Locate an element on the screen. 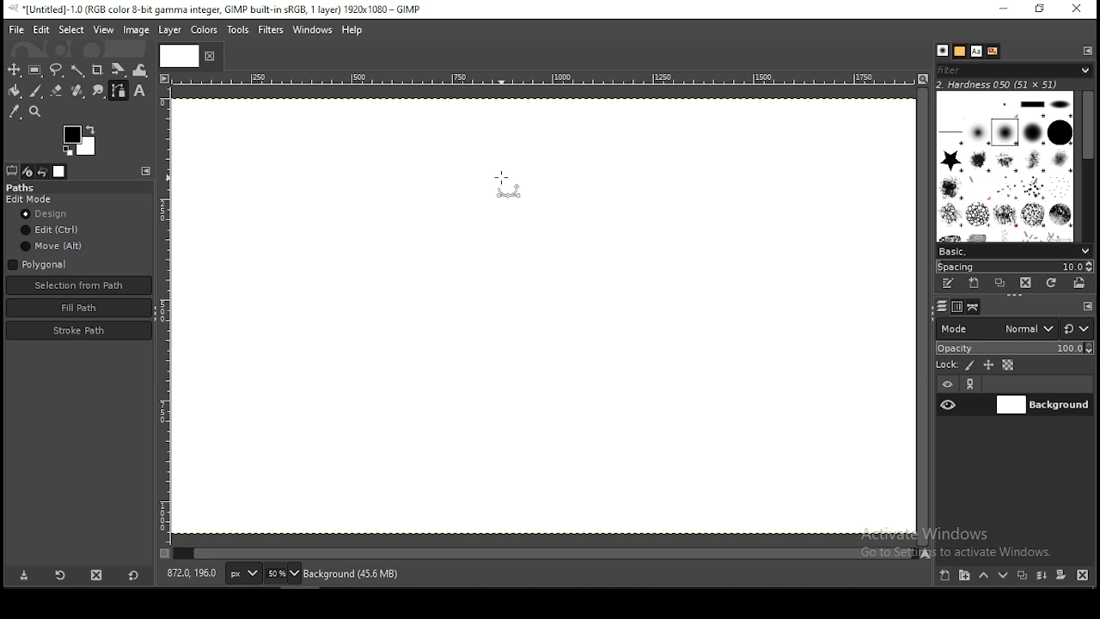 Image resolution: width=1100 pixels, height=619 pixels. open brush as image is located at coordinates (1079, 285).